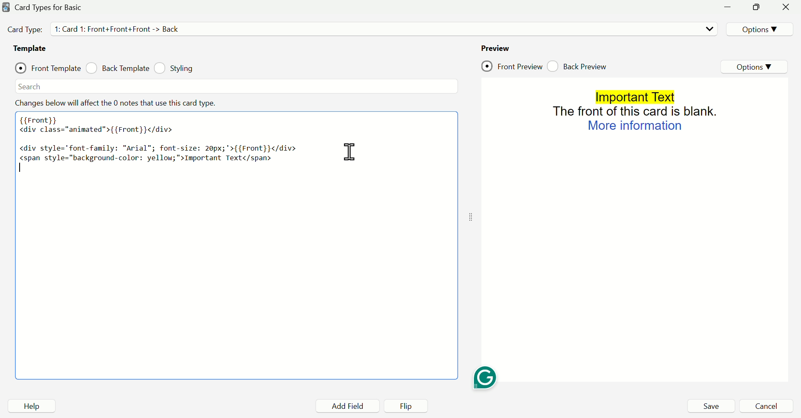 The width and height of the screenshot is (801, 418). I want to click on Template, so click(33, 49).